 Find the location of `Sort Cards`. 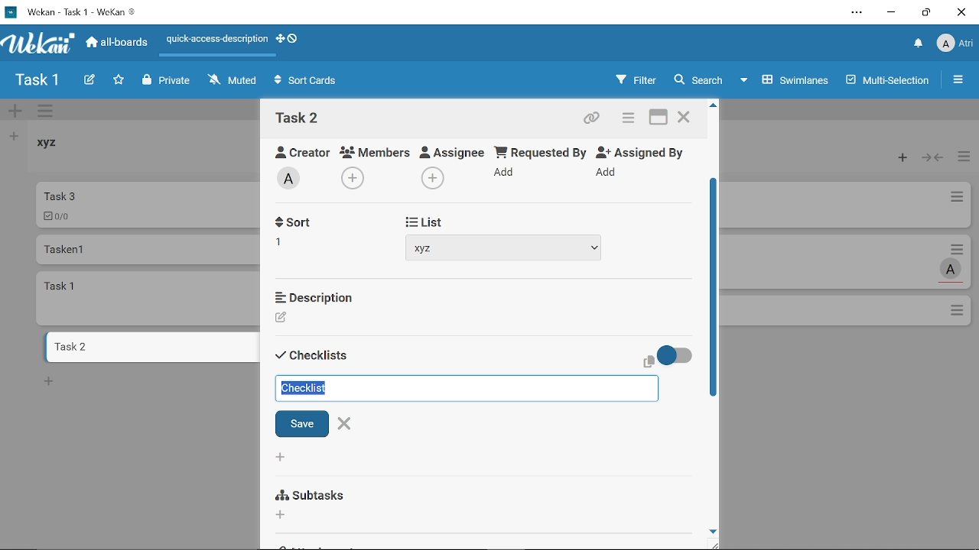

Sort Cards is located at coordinates (309, 82).